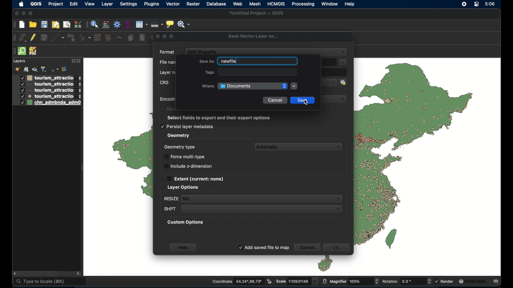 The height and width of the screenshot is (288, 513). I want to click on dropdown, so click(329, 82).